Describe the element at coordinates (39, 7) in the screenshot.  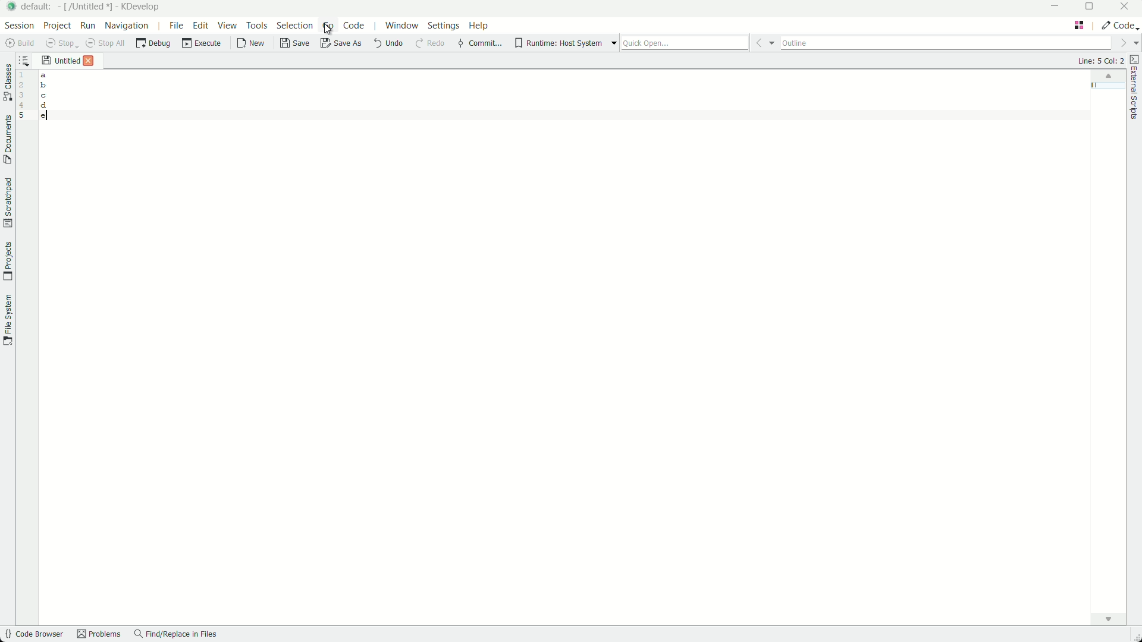
I see `default` at that location.